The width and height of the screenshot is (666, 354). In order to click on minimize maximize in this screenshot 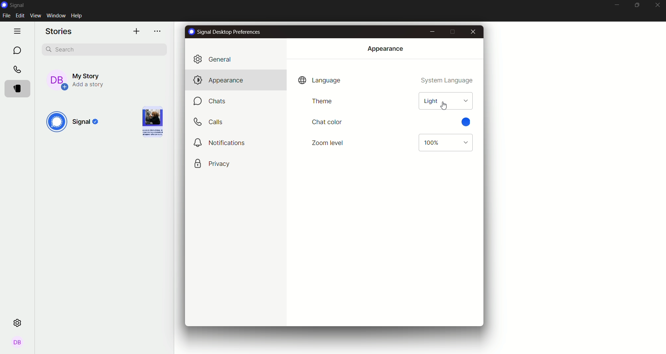, I will do `click(637, 5)`.